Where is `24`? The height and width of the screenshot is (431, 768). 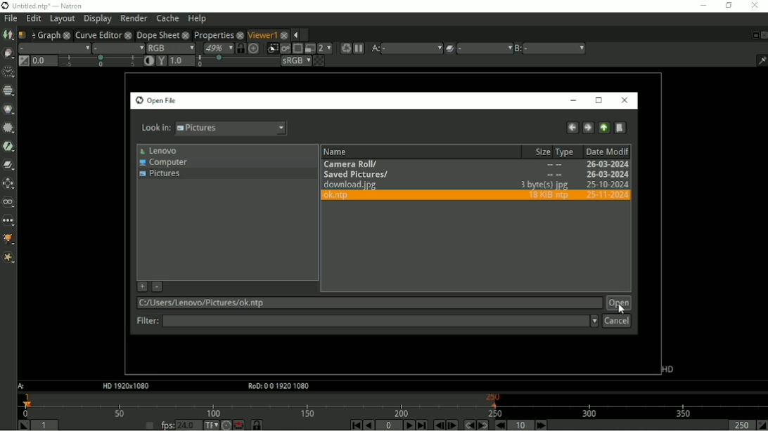 24 is located at coordinates (188, 425).